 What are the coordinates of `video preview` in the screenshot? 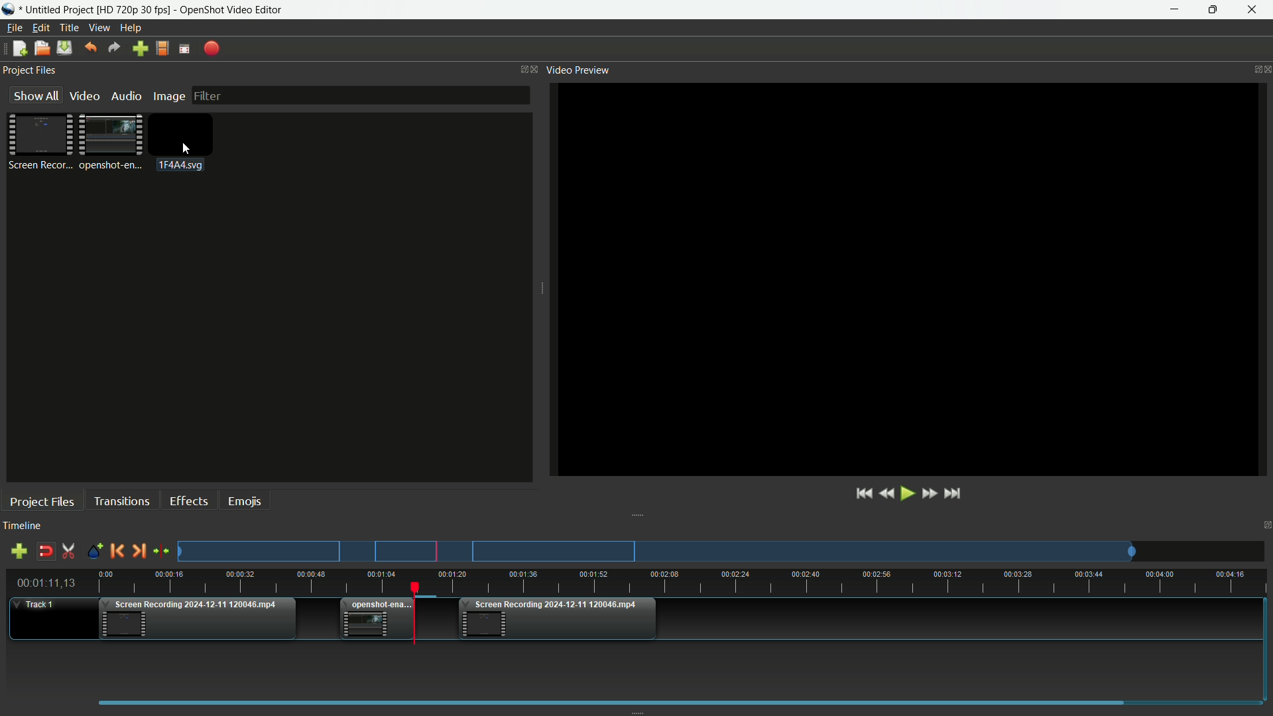 It's located at (912, 278).